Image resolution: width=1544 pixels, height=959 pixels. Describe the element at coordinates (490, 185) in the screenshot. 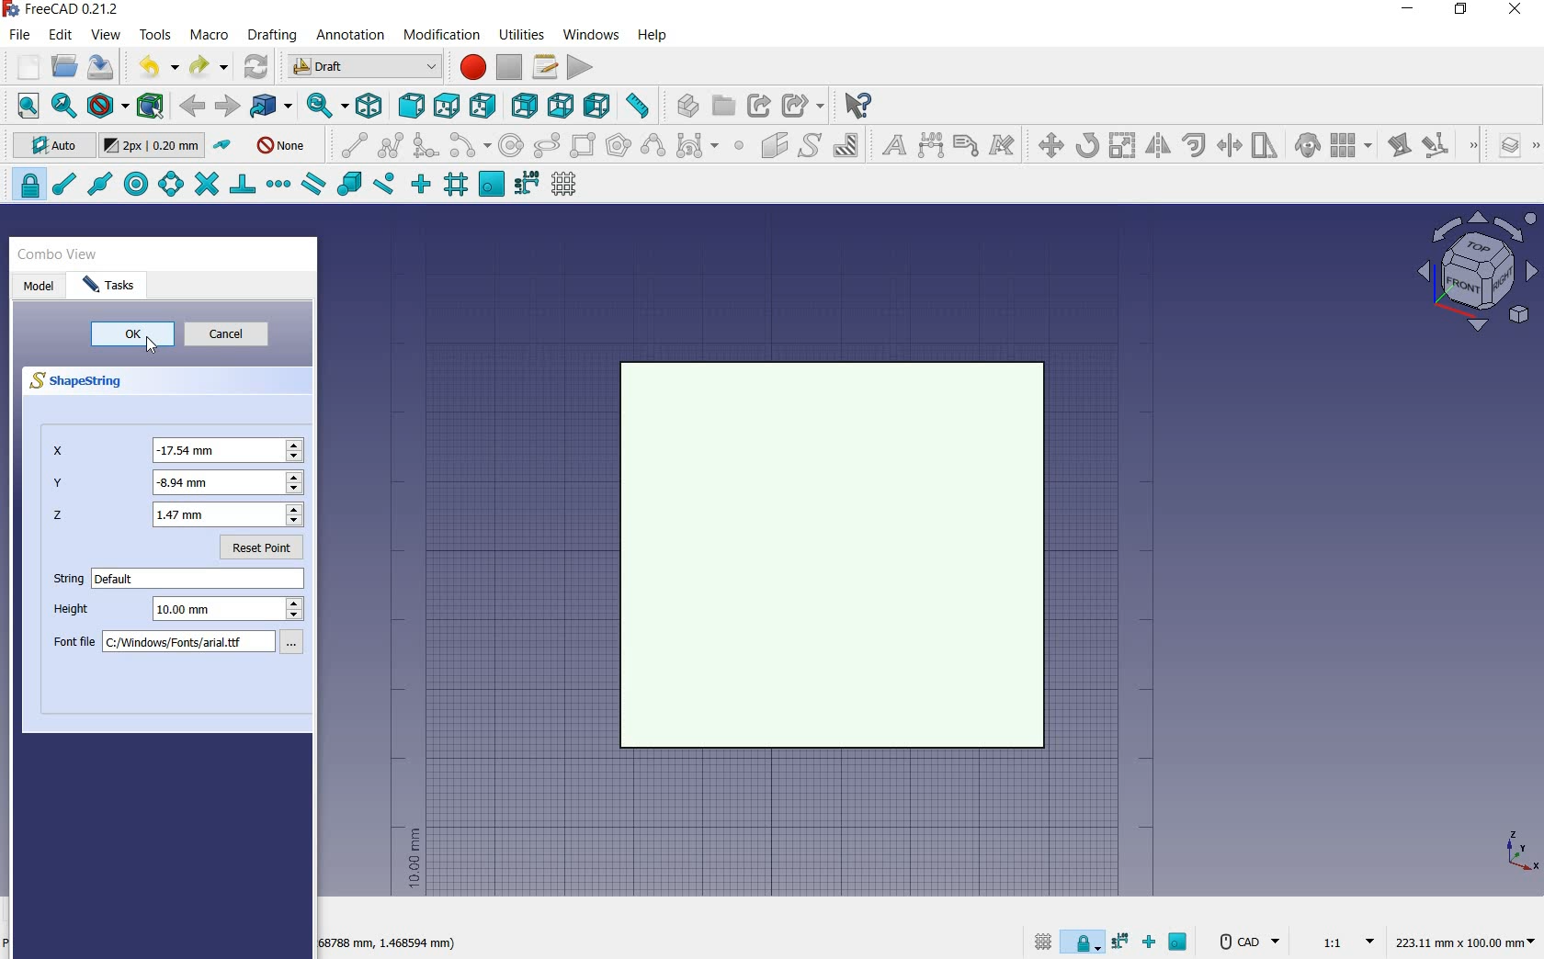

I see `snap working plane` at that location.